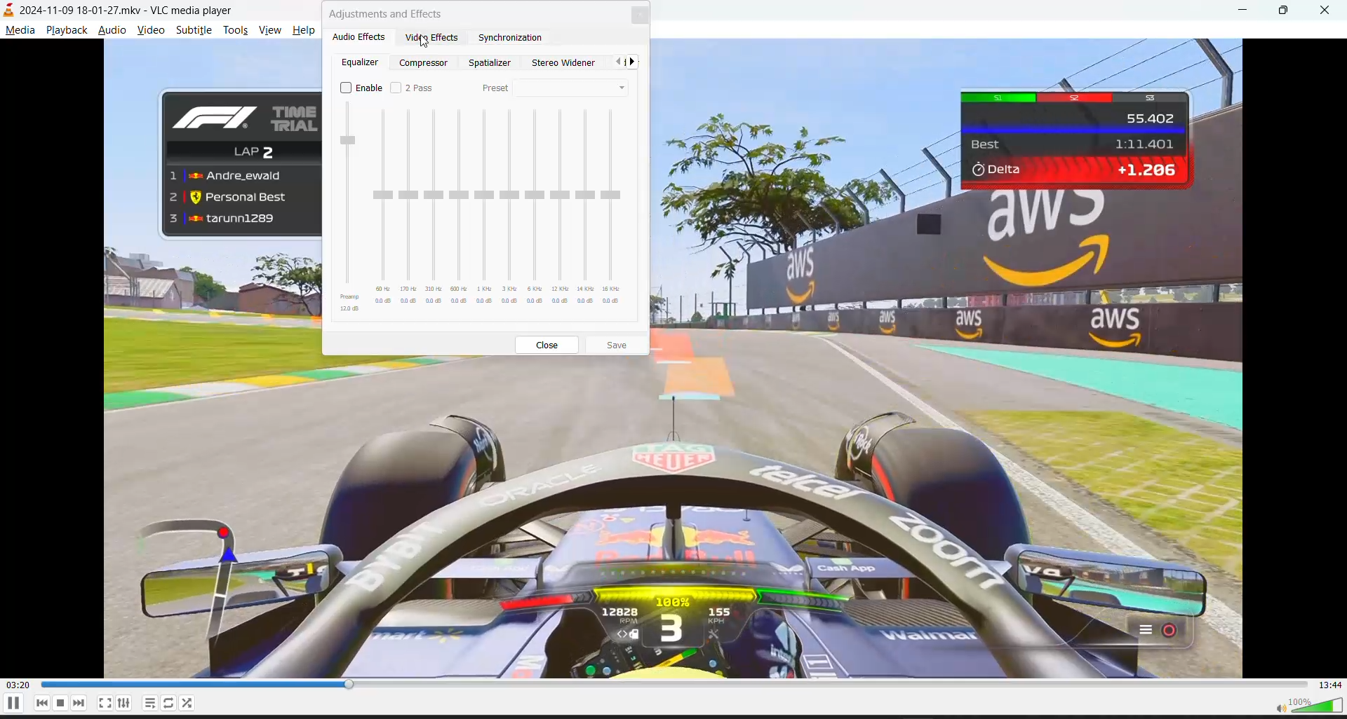 This screenshot has width=1347, height=719. I want to click on current track time, so click(18, 685).